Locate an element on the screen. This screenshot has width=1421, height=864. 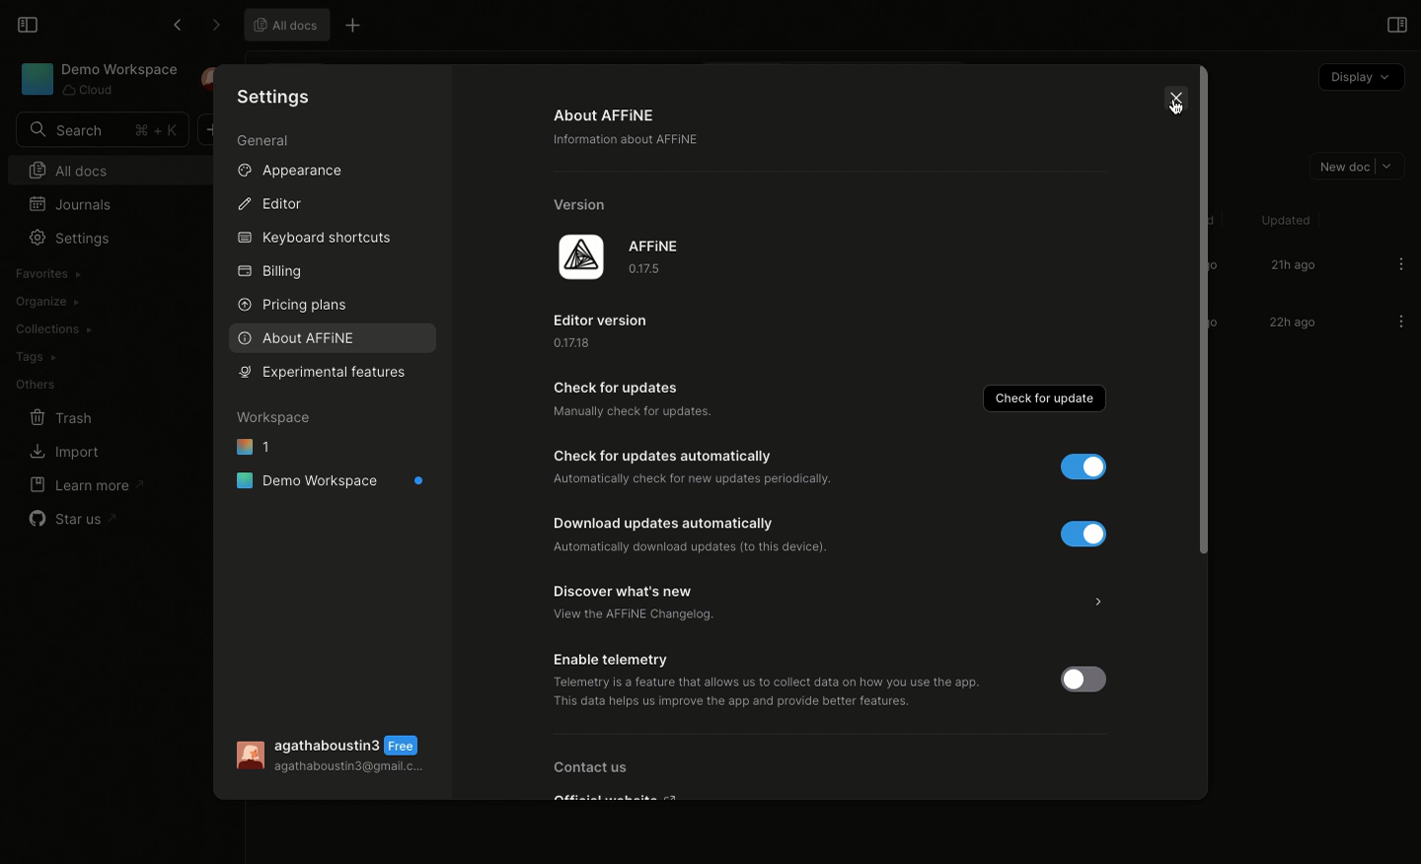
Display is located at coordinates (1360, 78).